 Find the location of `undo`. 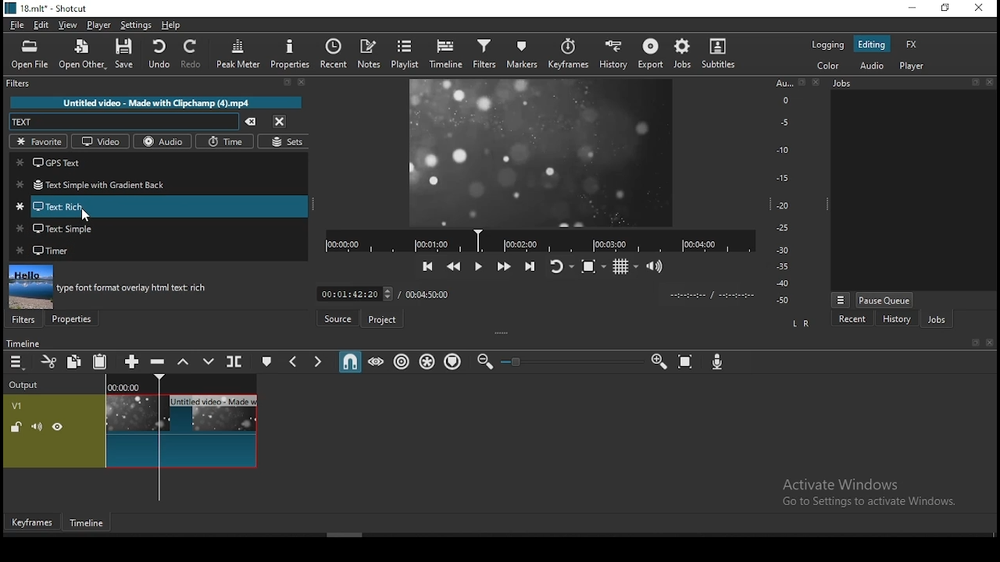

undo is located at coordinates (159, 54).